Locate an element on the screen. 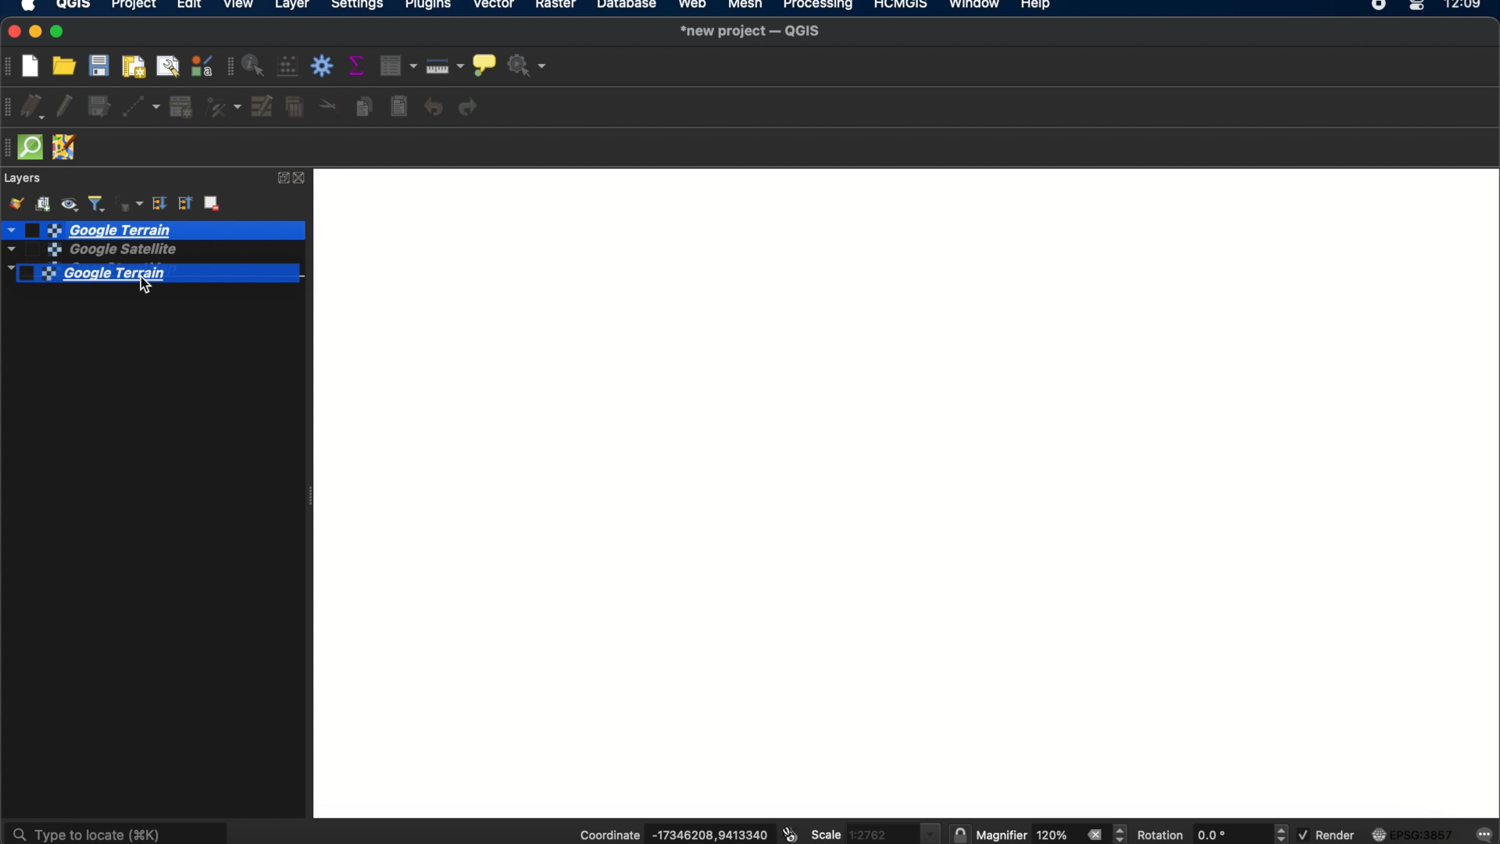 This screenshot has height=844, width=1500. messages is located at coordinates (1485, 833).